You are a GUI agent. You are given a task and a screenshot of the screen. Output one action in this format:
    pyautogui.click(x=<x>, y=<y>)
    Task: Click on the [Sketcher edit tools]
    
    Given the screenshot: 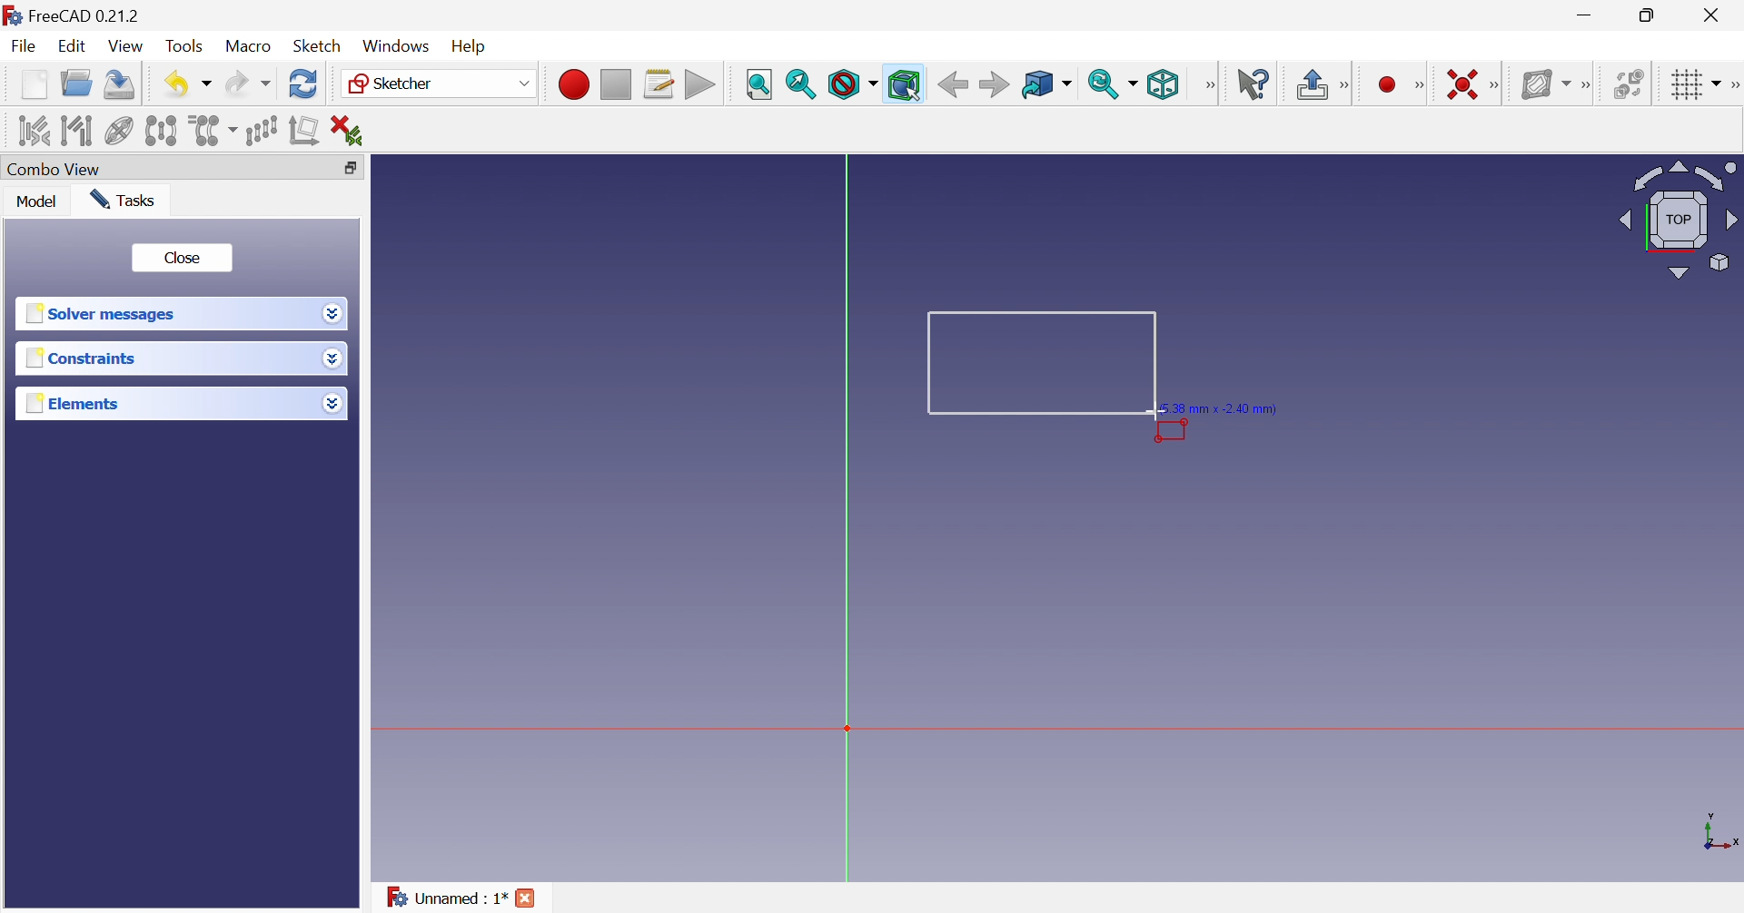 What is the action you would take?
    pyautogui.click(x=1733, y=84)
    